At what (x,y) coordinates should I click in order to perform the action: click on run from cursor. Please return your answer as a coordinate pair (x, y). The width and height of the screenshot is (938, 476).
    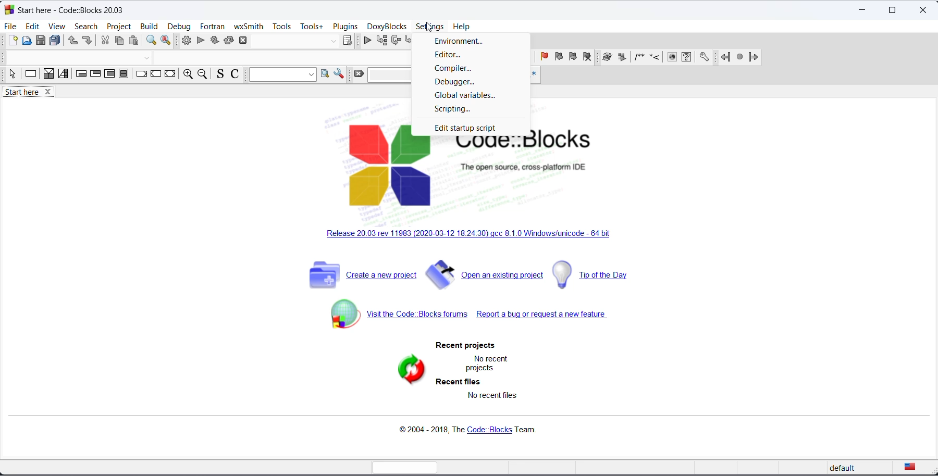
    Looking at the image, I should click on (381, 41).